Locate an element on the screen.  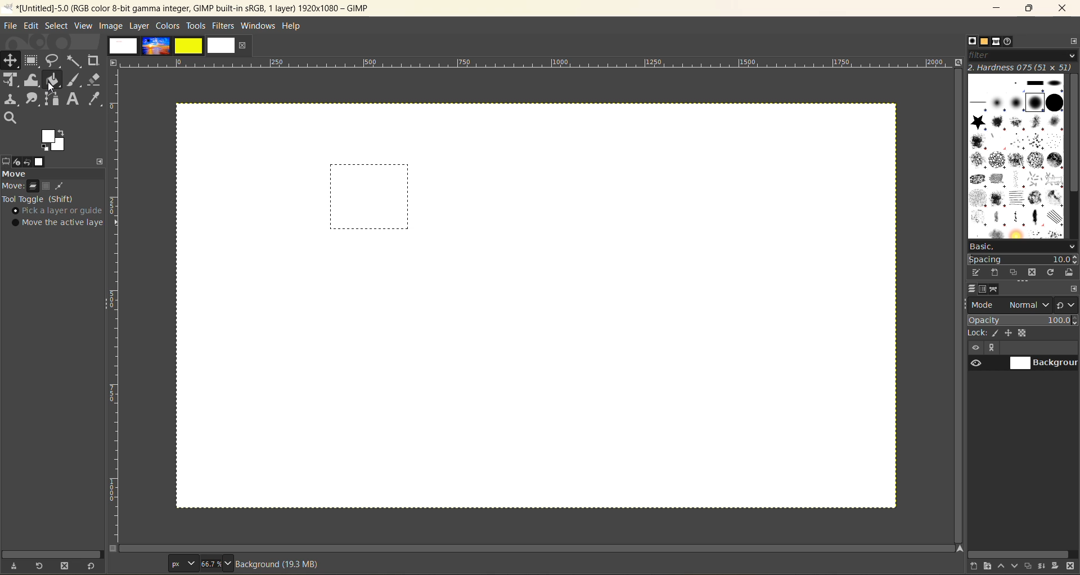
delete this layer is located at coordinates (1071, 567).